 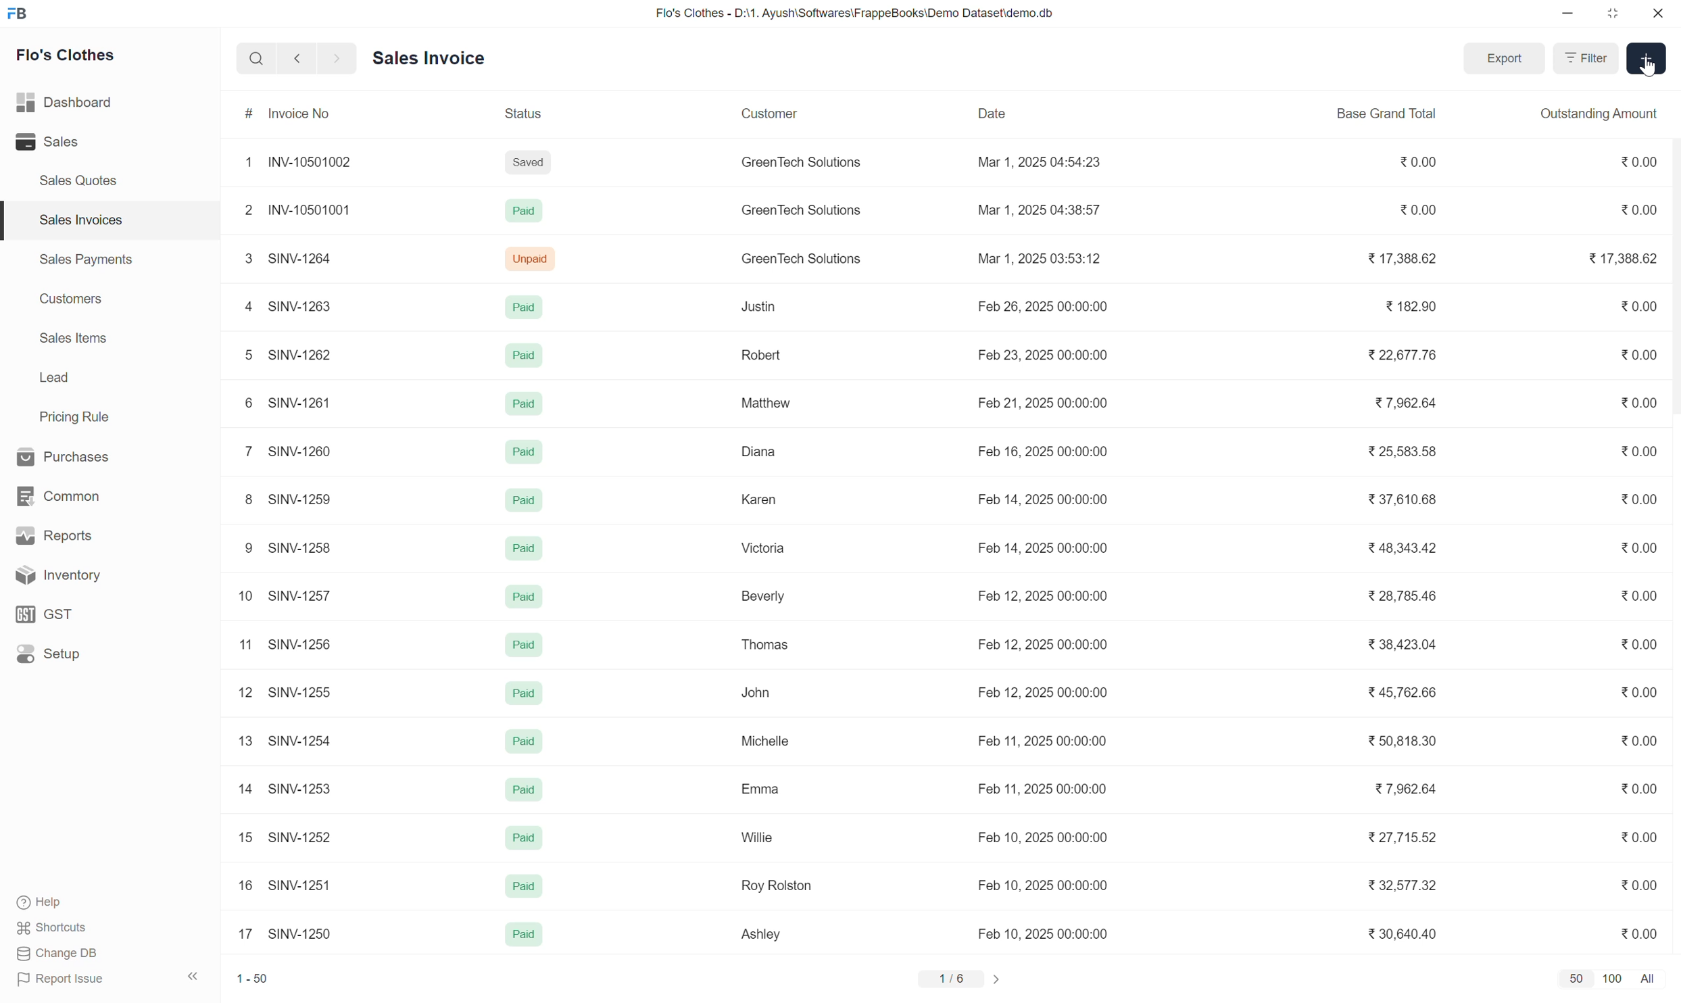 I want to click on close , so click(x=1659, y=15).